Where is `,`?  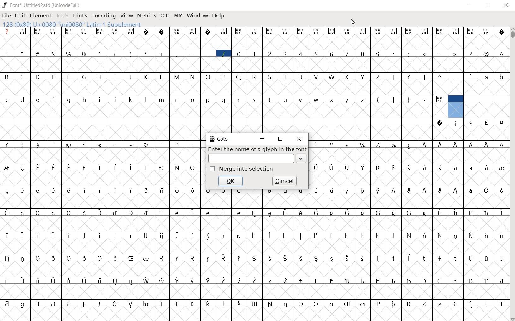
, is located at coordinates (177, 55).